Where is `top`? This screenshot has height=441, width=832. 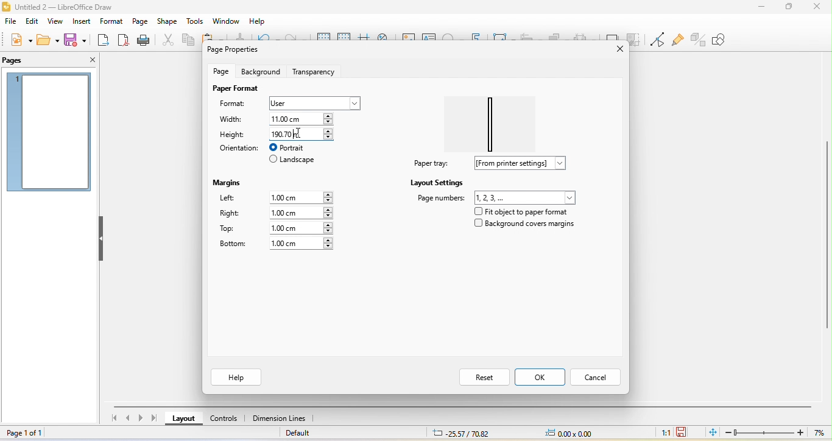 top is located at coordinates (233, 229).